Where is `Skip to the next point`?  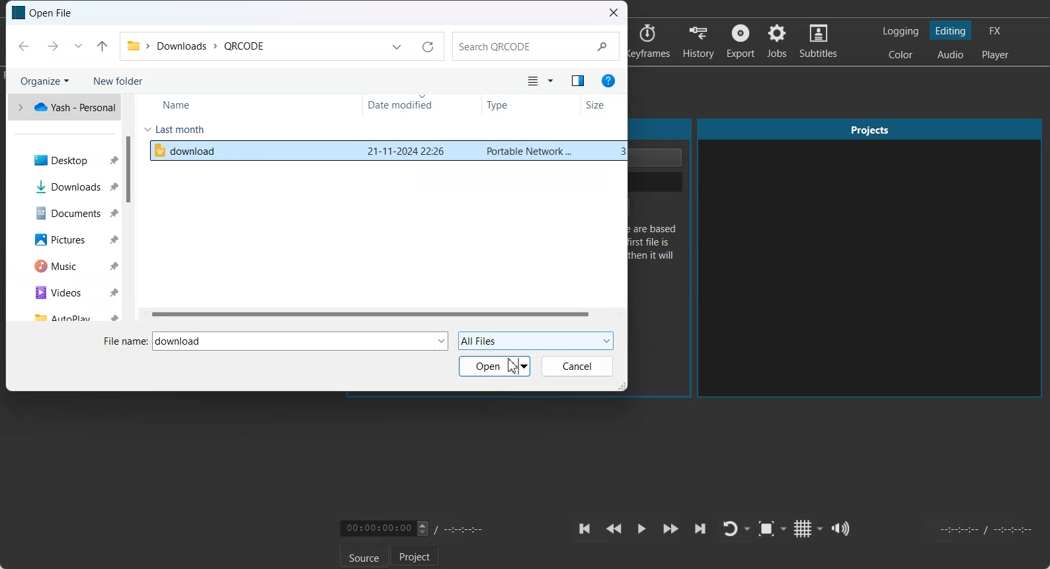 Skip to the next point is located at coordinates (700, 528).